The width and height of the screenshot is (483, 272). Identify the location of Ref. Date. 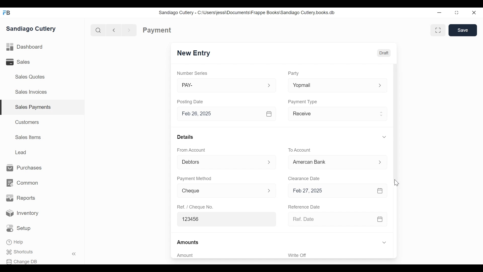
(331, 219).